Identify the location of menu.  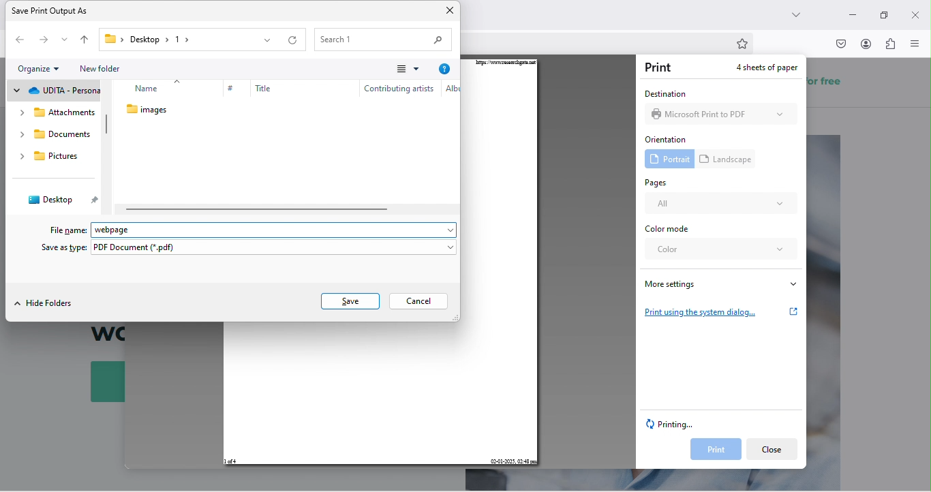
(917, 44).